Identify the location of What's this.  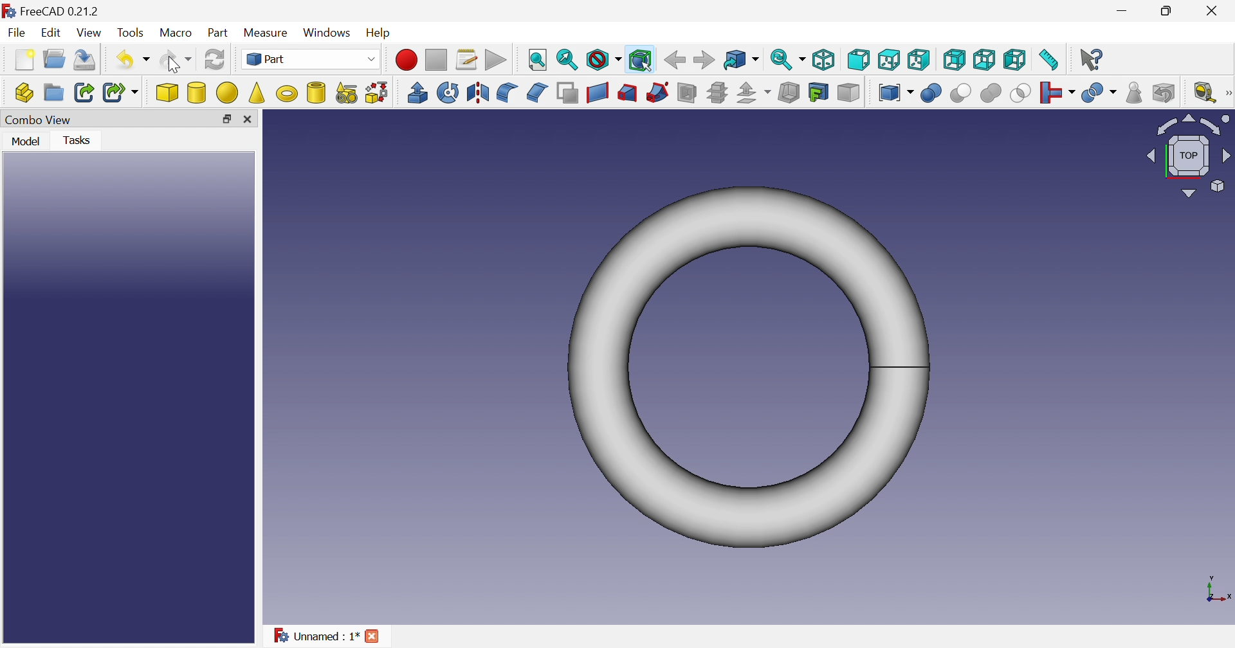
(1092, 60).